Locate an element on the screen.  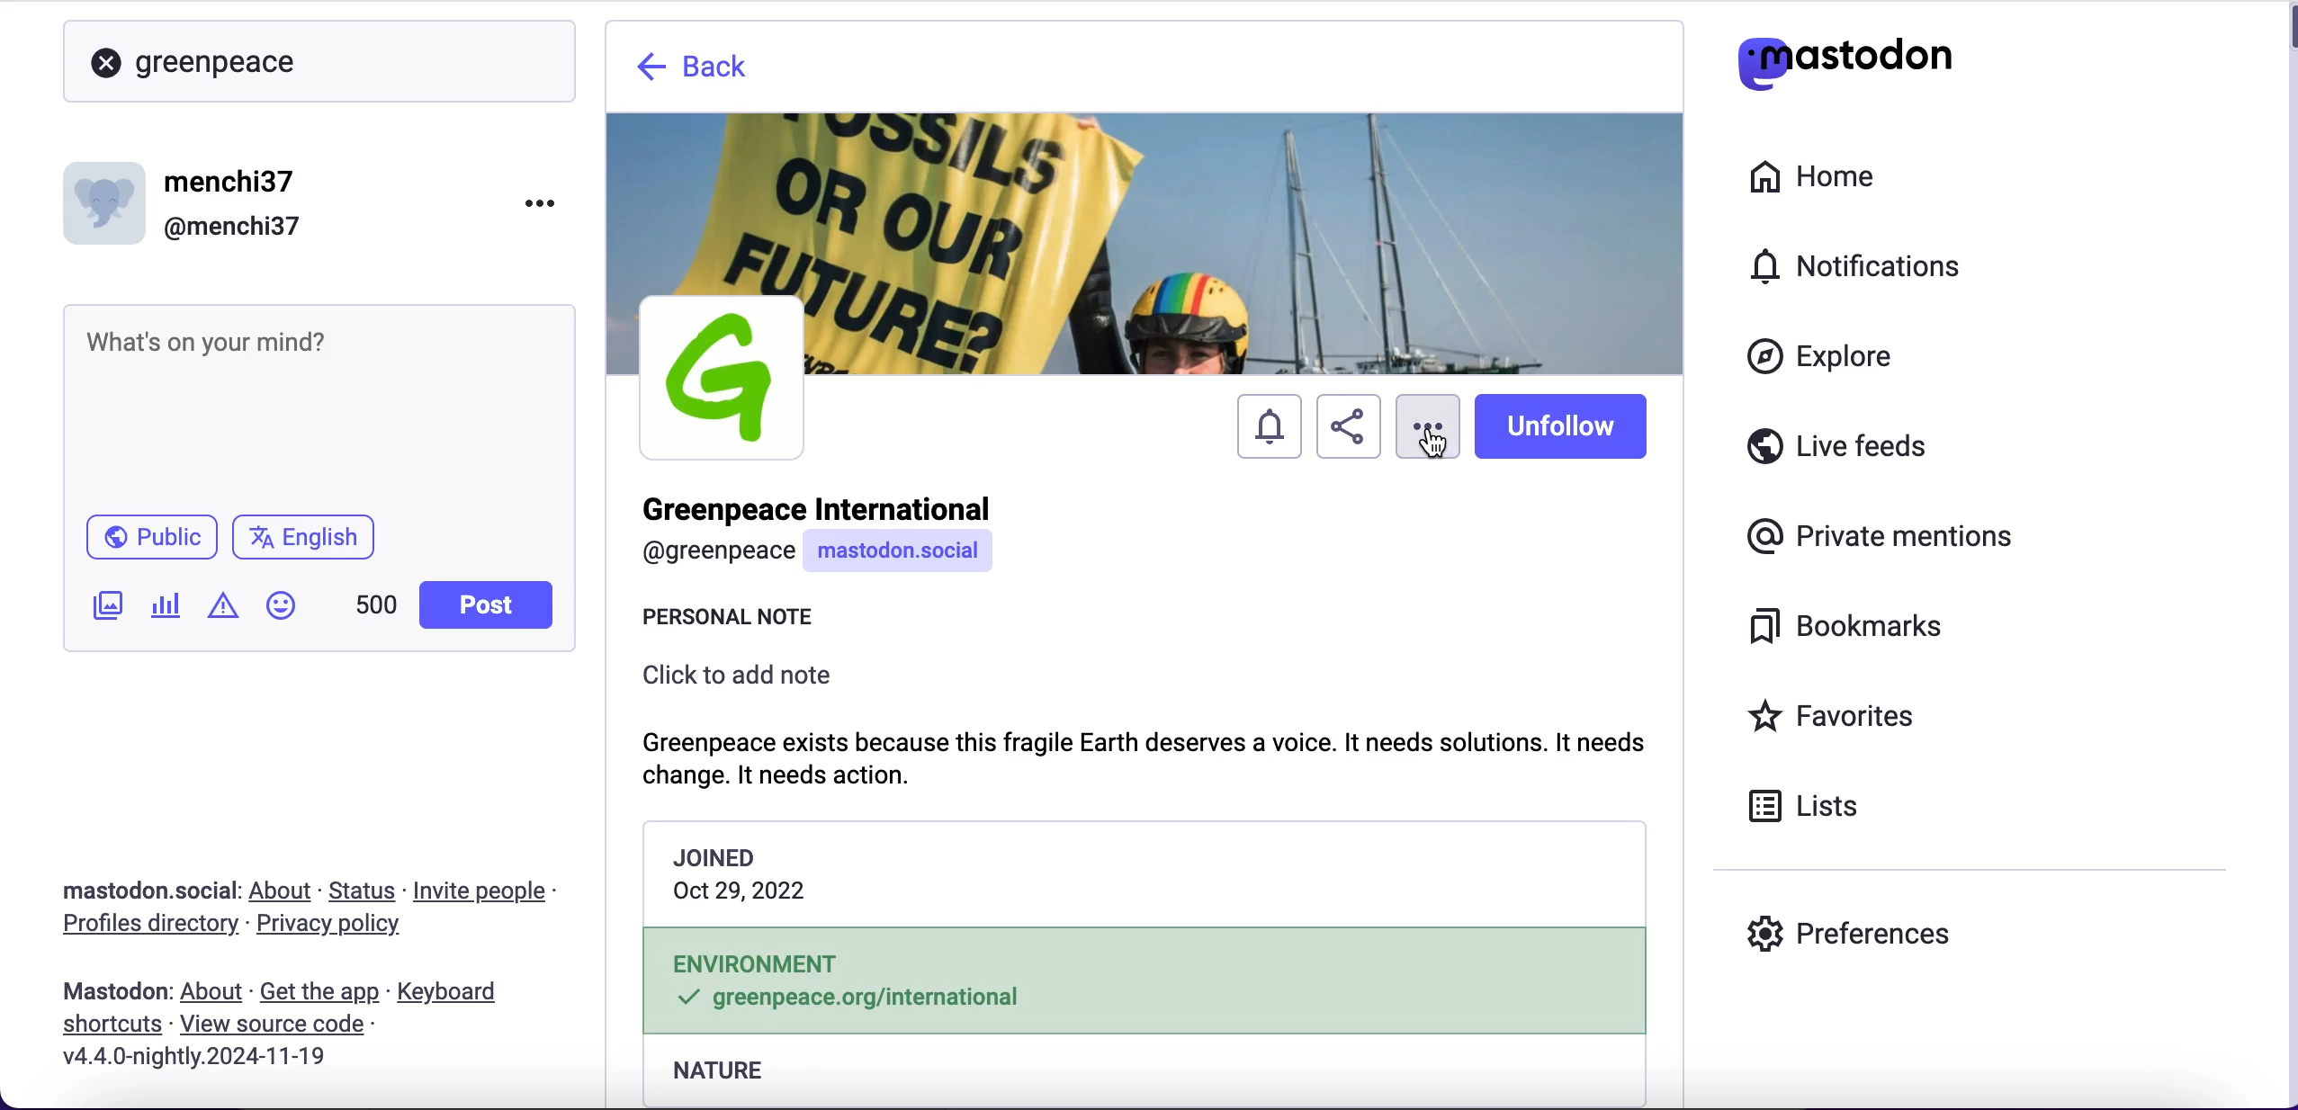
about is located at coordinates (284, 891).